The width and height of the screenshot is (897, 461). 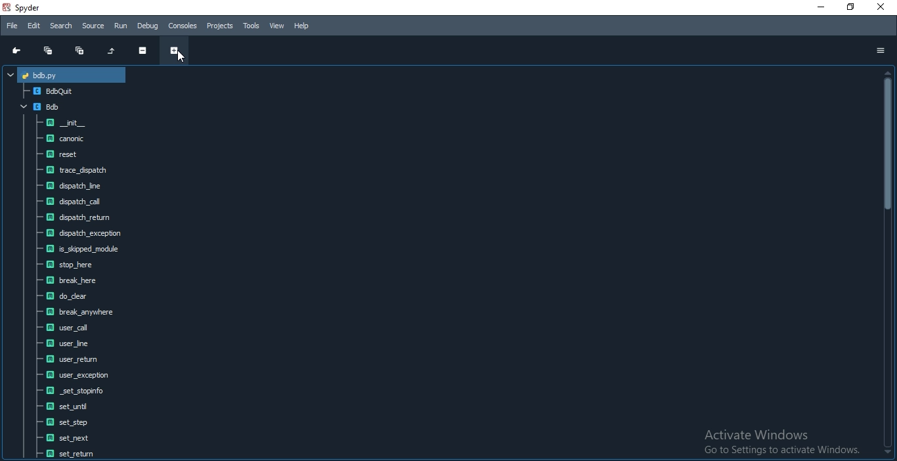 What do you see at coordinates (302, 26) in the screenshot?
I see `Help` at bounding box center [302, 26].